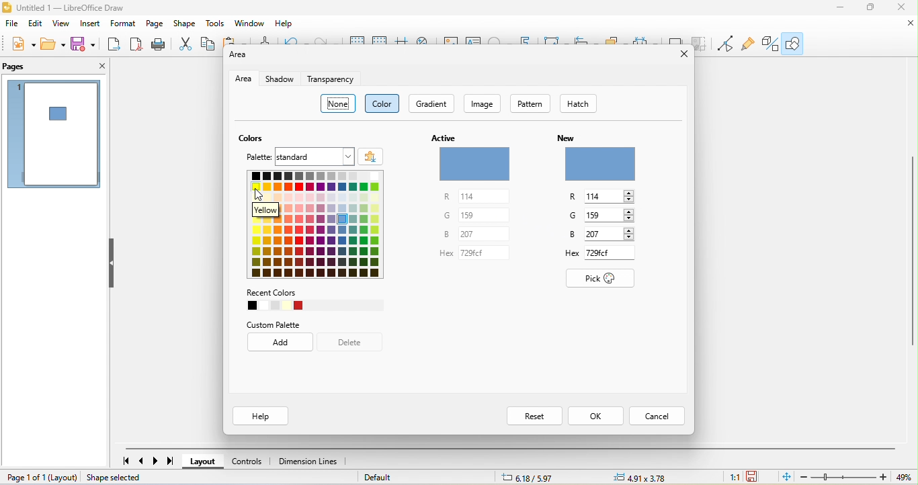  Describe the element at coordinates (215, 25) in the screenshot. I see `tools` at that location.